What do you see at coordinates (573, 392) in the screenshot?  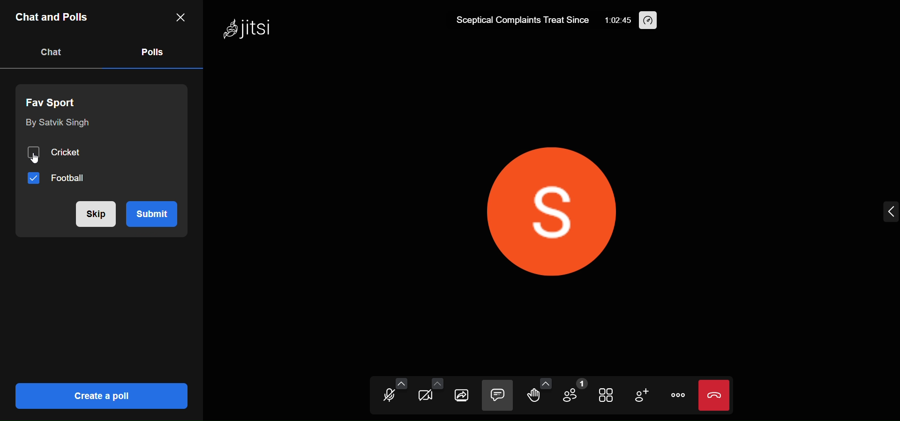 I see `participant` at bounding box center [573, 392].